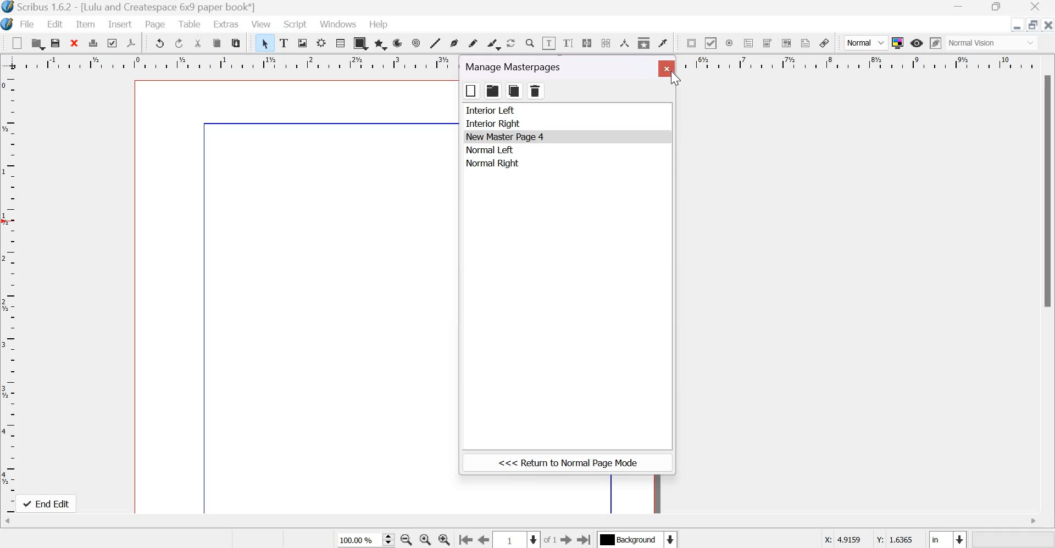 The image size is (1055, 548). I want to click on Eye dropper, so click(662, 43).